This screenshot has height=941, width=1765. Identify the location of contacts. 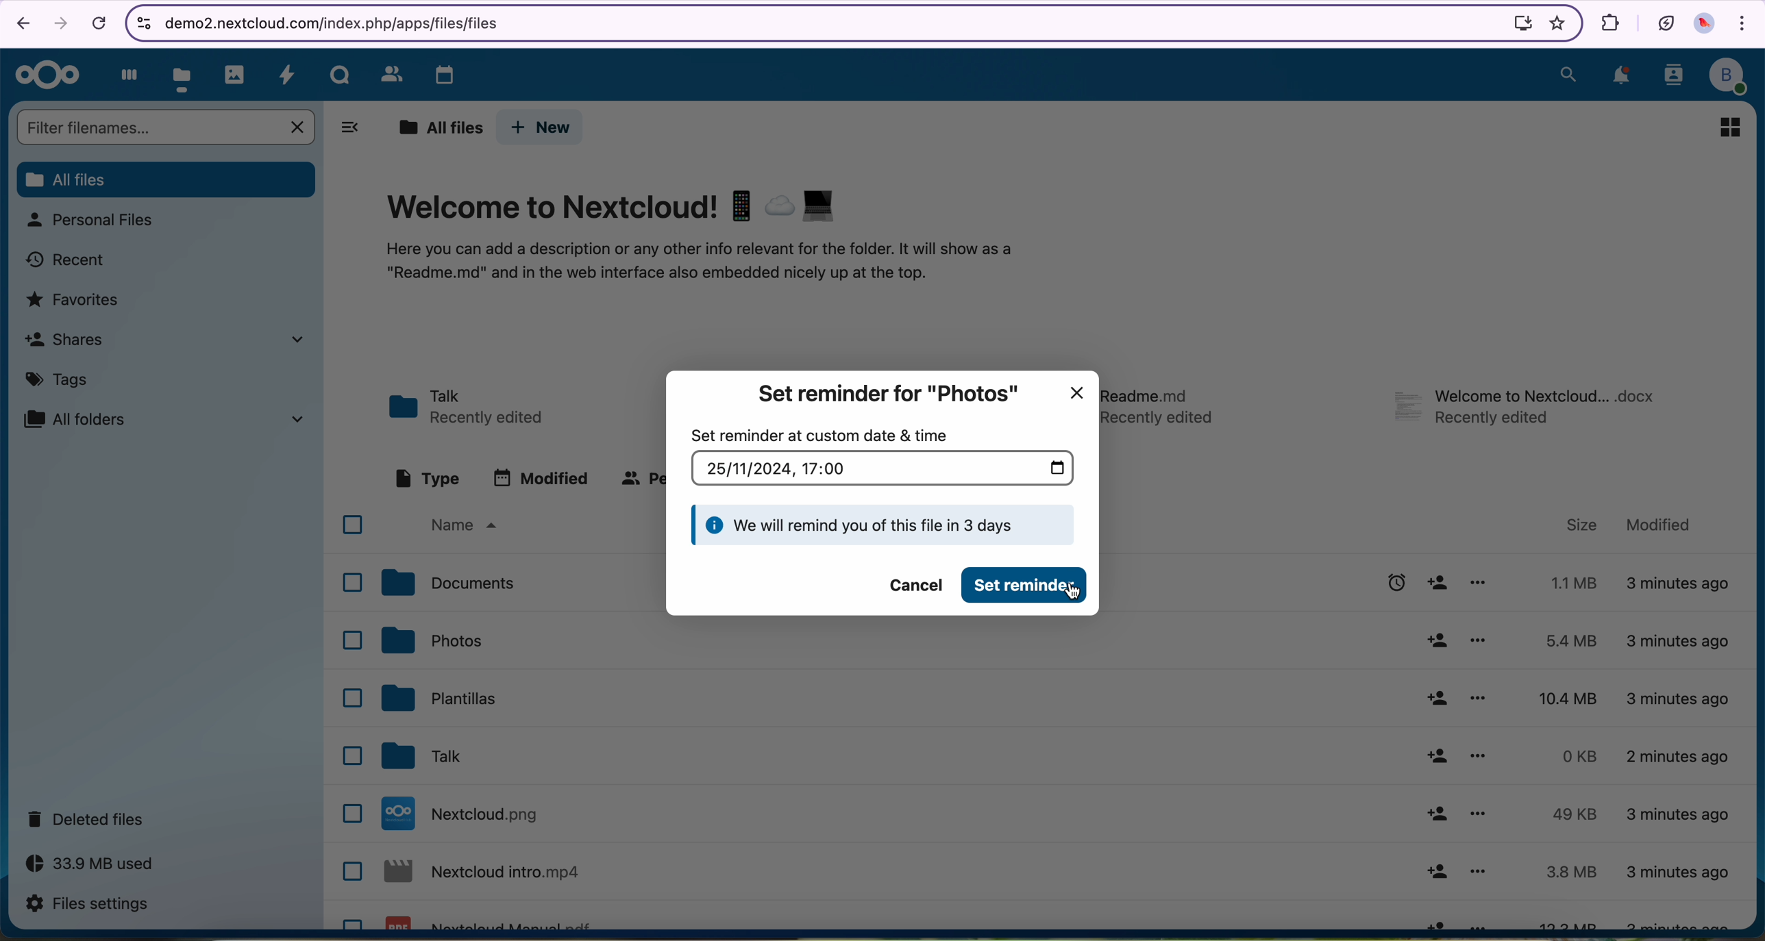
(1671, 77).